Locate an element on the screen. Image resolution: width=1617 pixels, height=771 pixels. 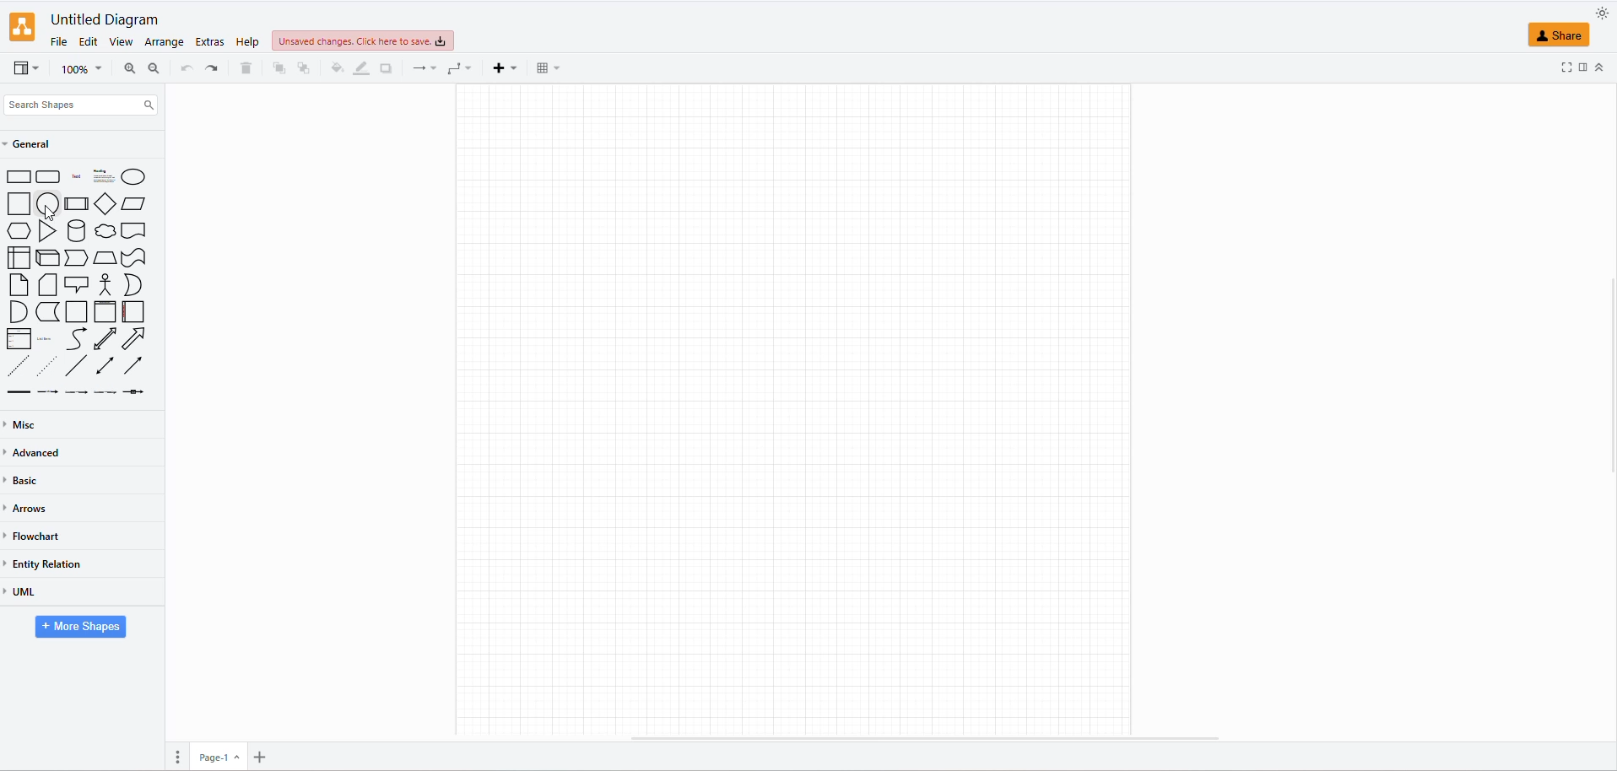
CONTAINER is located at coordinates (103, 311).